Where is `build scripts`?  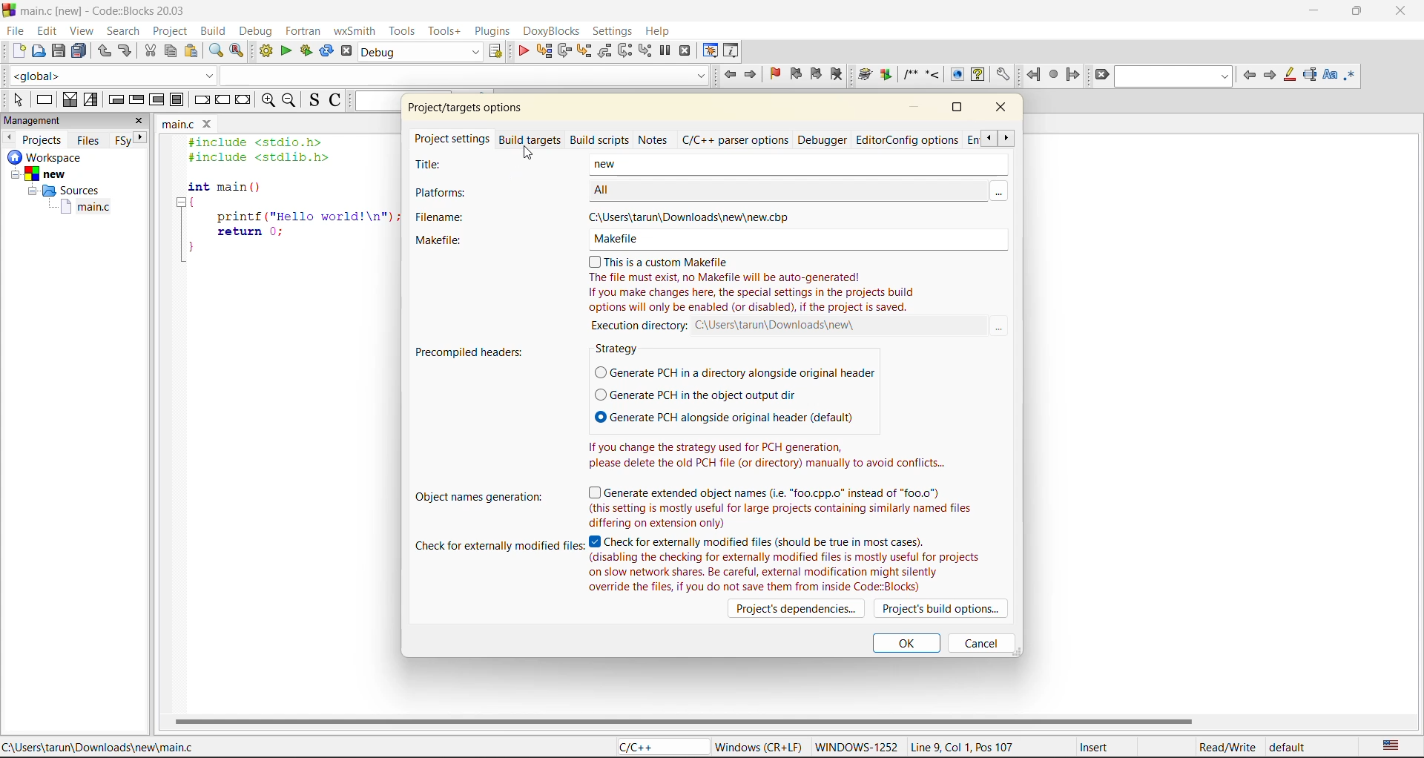 build scripts is located at coordinates (601, 140).